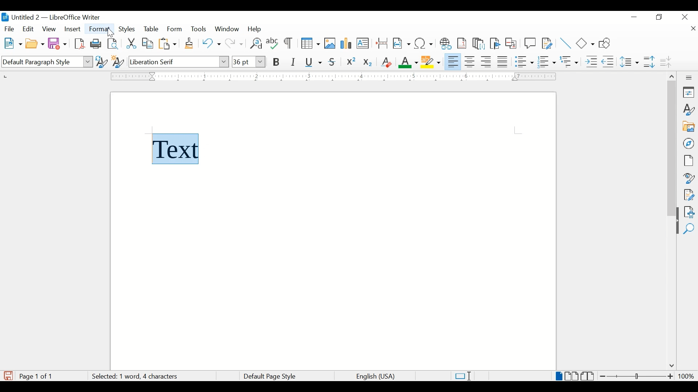 The width and height of the screenshot is (698, 392). What do you see at coordinates (347, 44) in the screenshot?
I see `insert chart` at bounding box center [347, 44].